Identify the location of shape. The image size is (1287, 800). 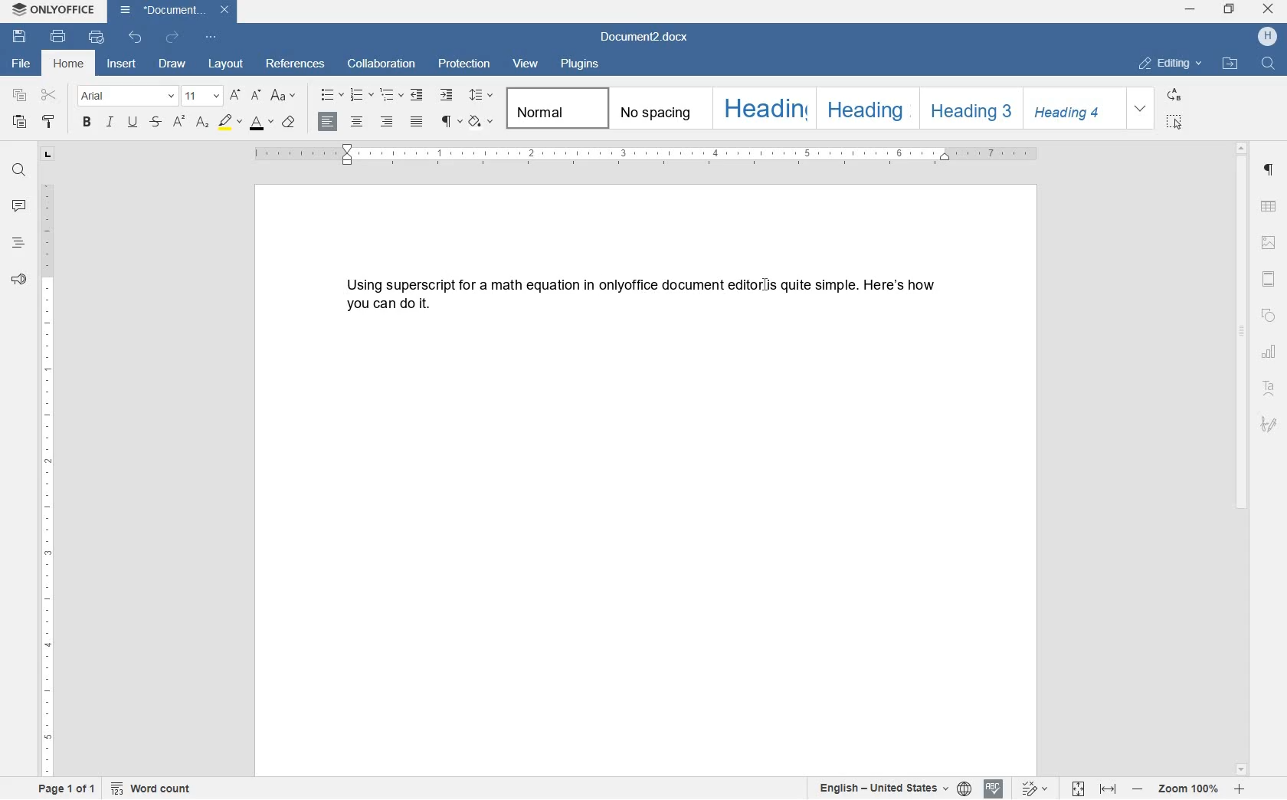
(1268, 317).